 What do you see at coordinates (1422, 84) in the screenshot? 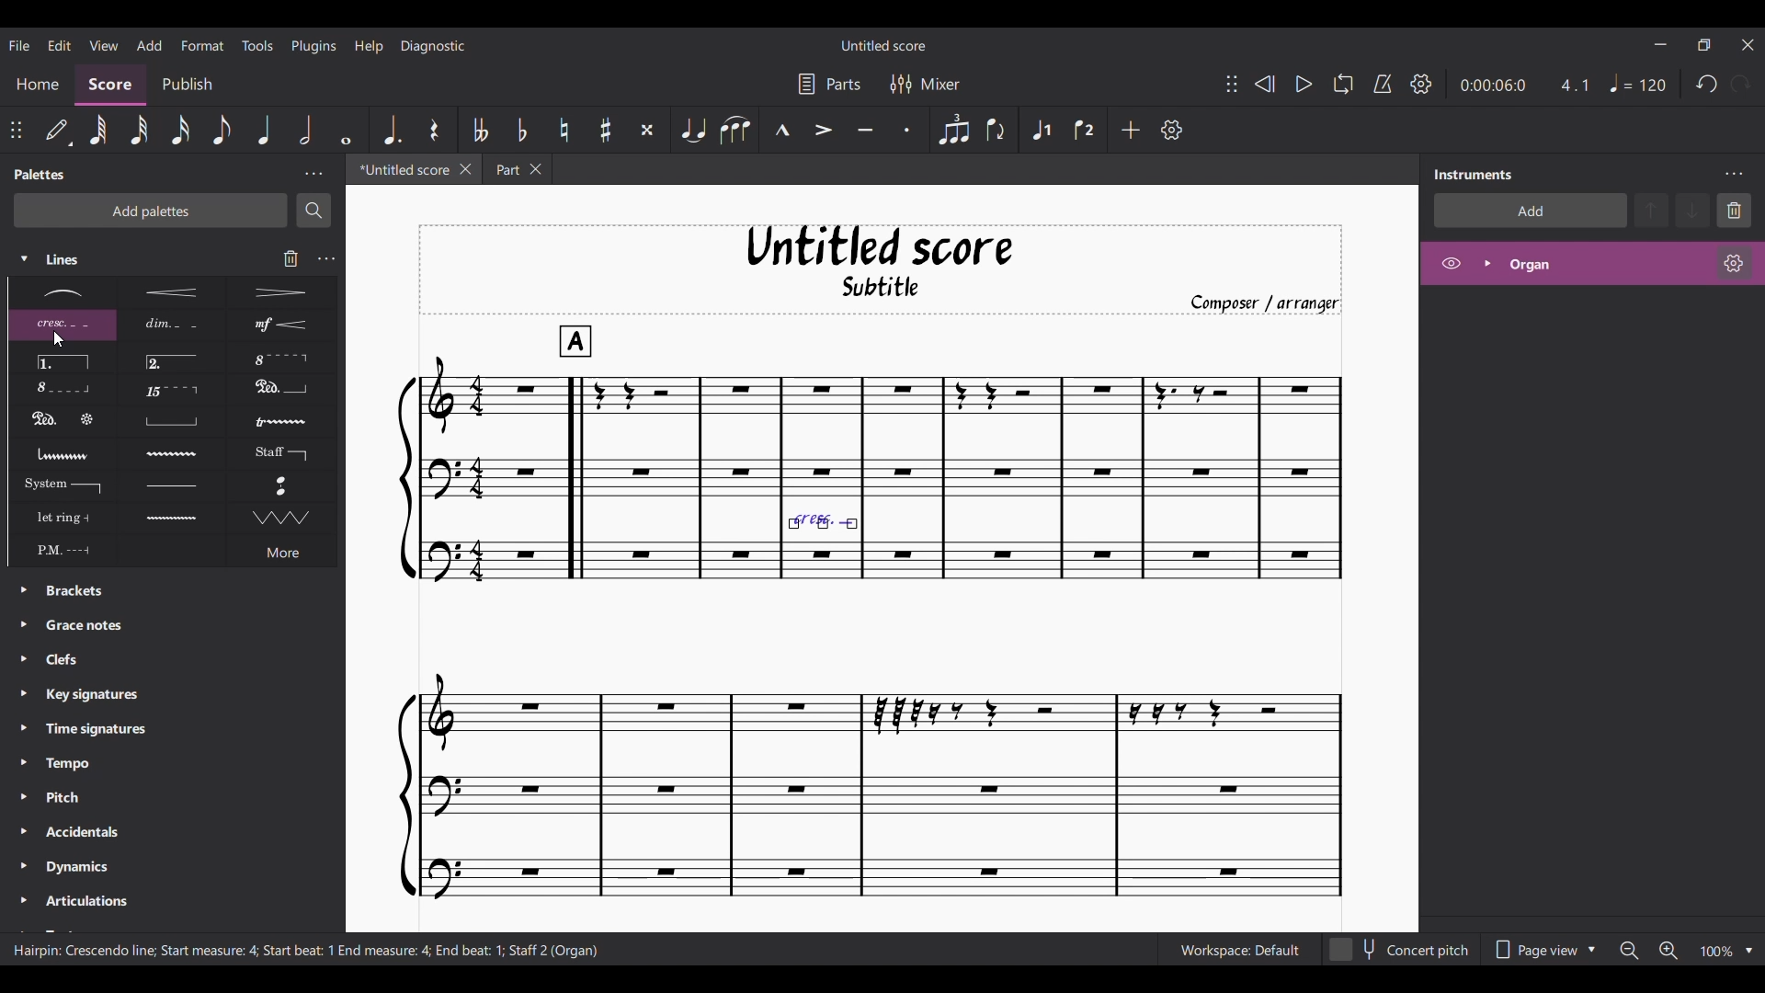
I see `Playback settings` at bounding box center [1422, 84].